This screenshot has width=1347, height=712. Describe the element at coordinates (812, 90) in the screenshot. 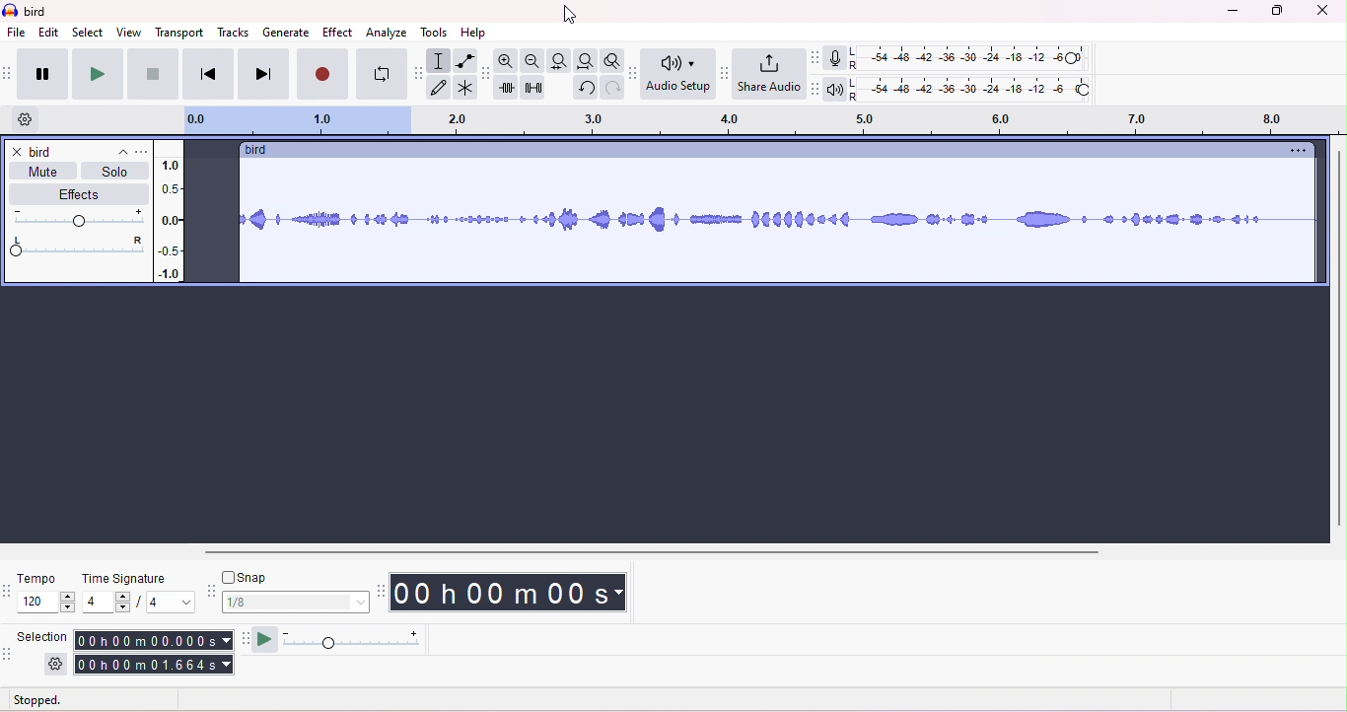

I see `playback meter tool bar` at that location.